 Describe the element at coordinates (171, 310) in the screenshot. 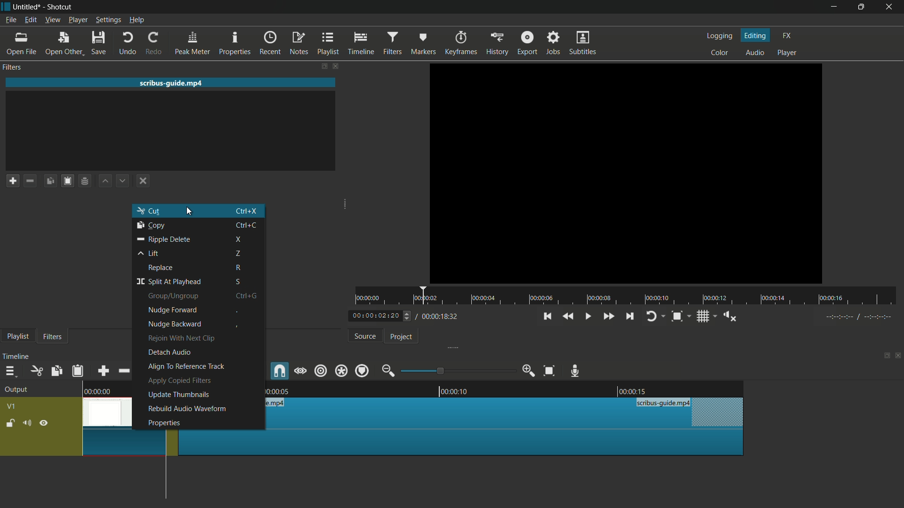

I see `nudge forward` at that location.